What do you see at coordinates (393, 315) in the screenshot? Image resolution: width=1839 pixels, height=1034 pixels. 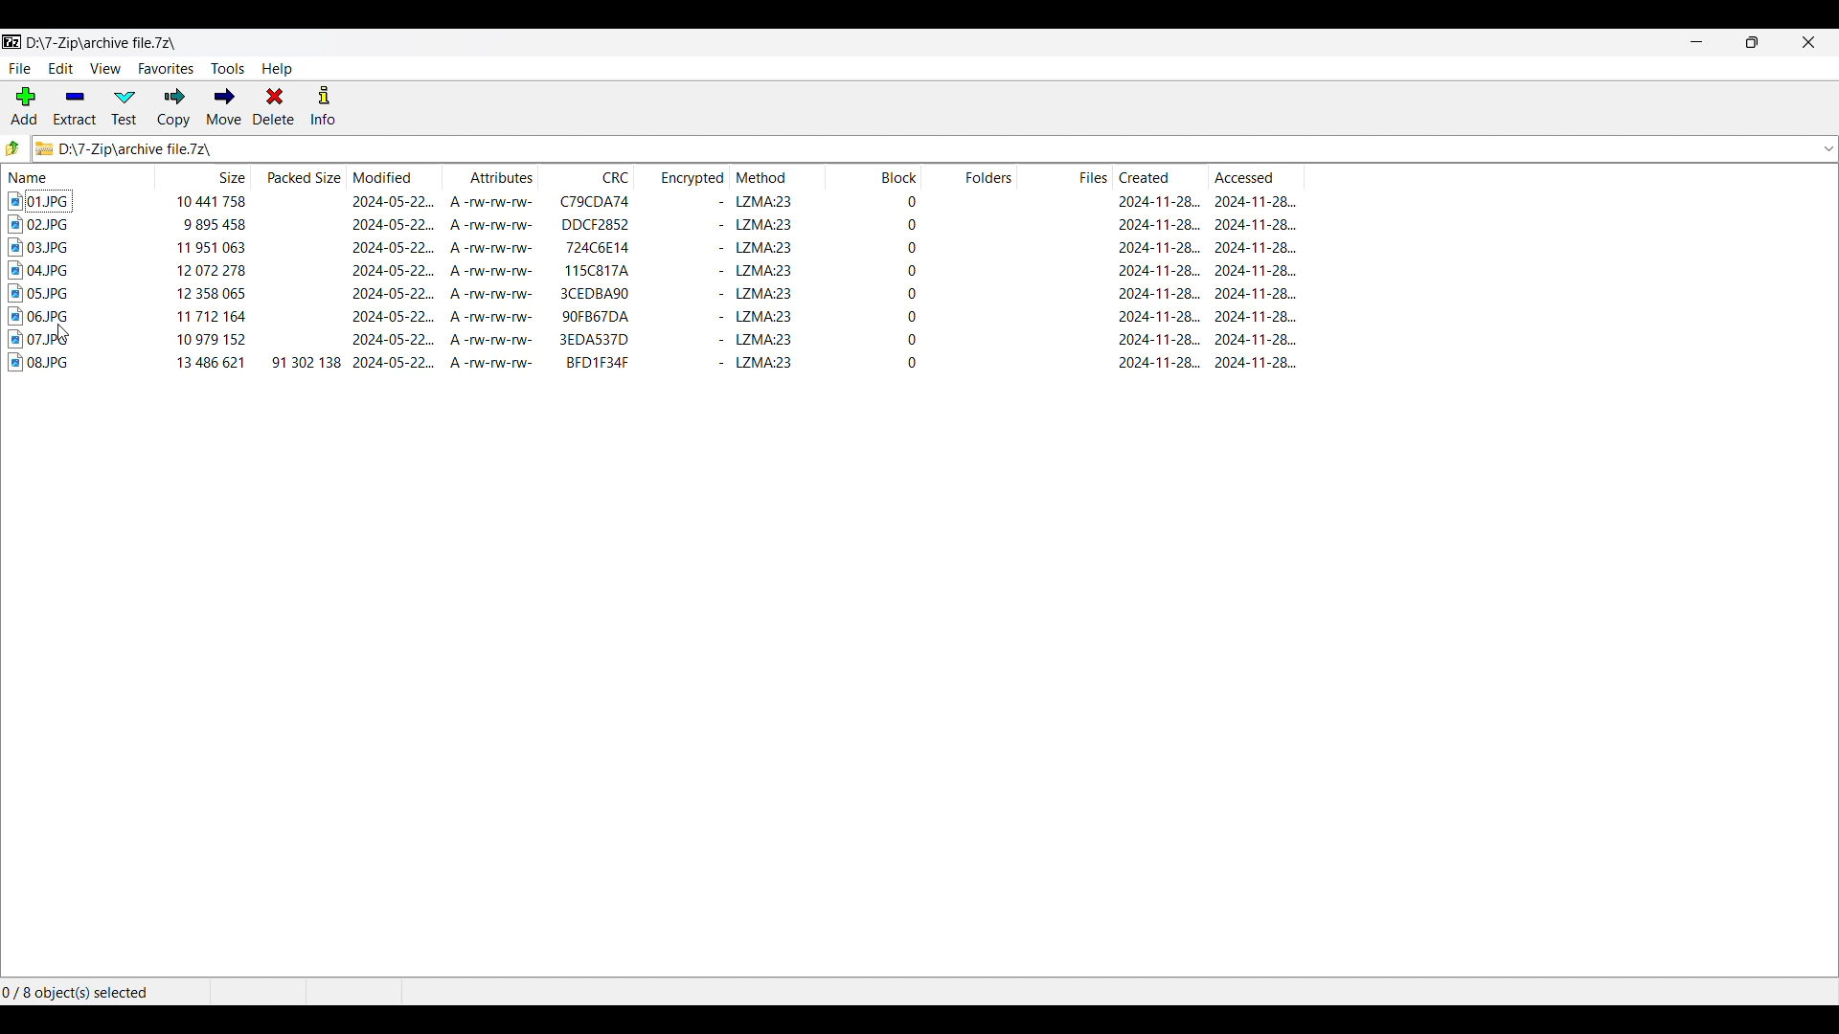 I see `modified date & time` at bounding box center [393, 315].